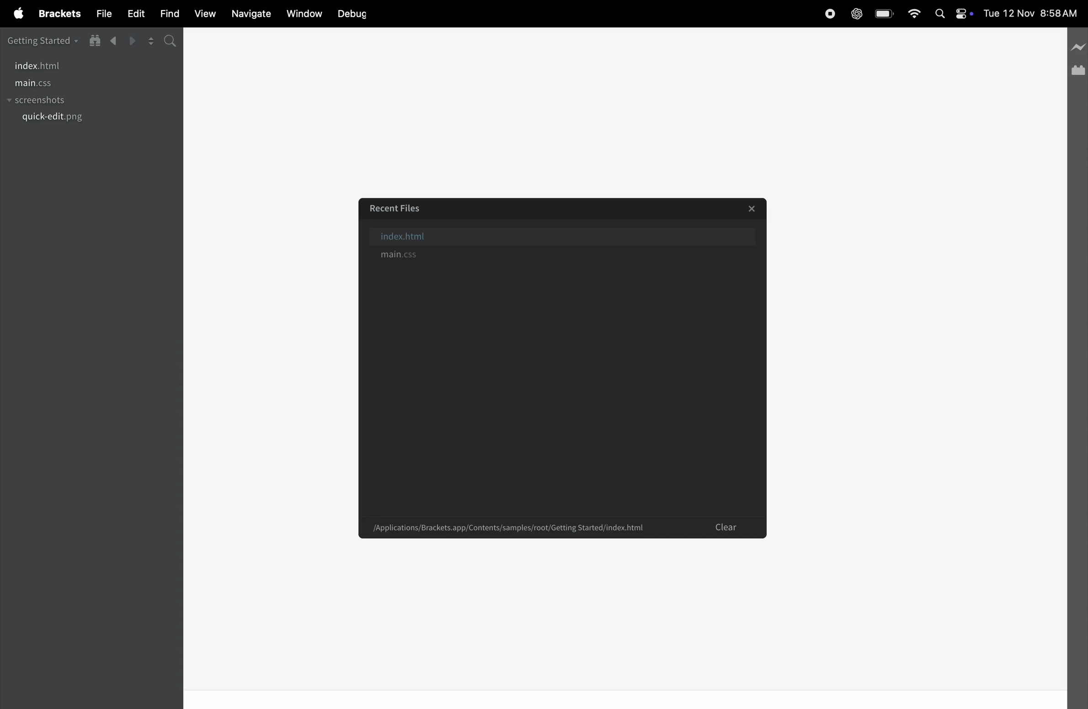  Describe the element at coordinates (612, 451) in the screenshot. I see `Cursor` at that location.